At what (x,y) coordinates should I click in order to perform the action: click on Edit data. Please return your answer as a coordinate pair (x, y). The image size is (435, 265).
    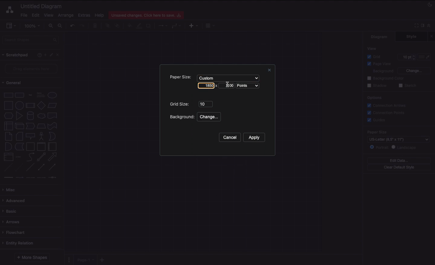
    Looking at the image, I should click on (399, 160).